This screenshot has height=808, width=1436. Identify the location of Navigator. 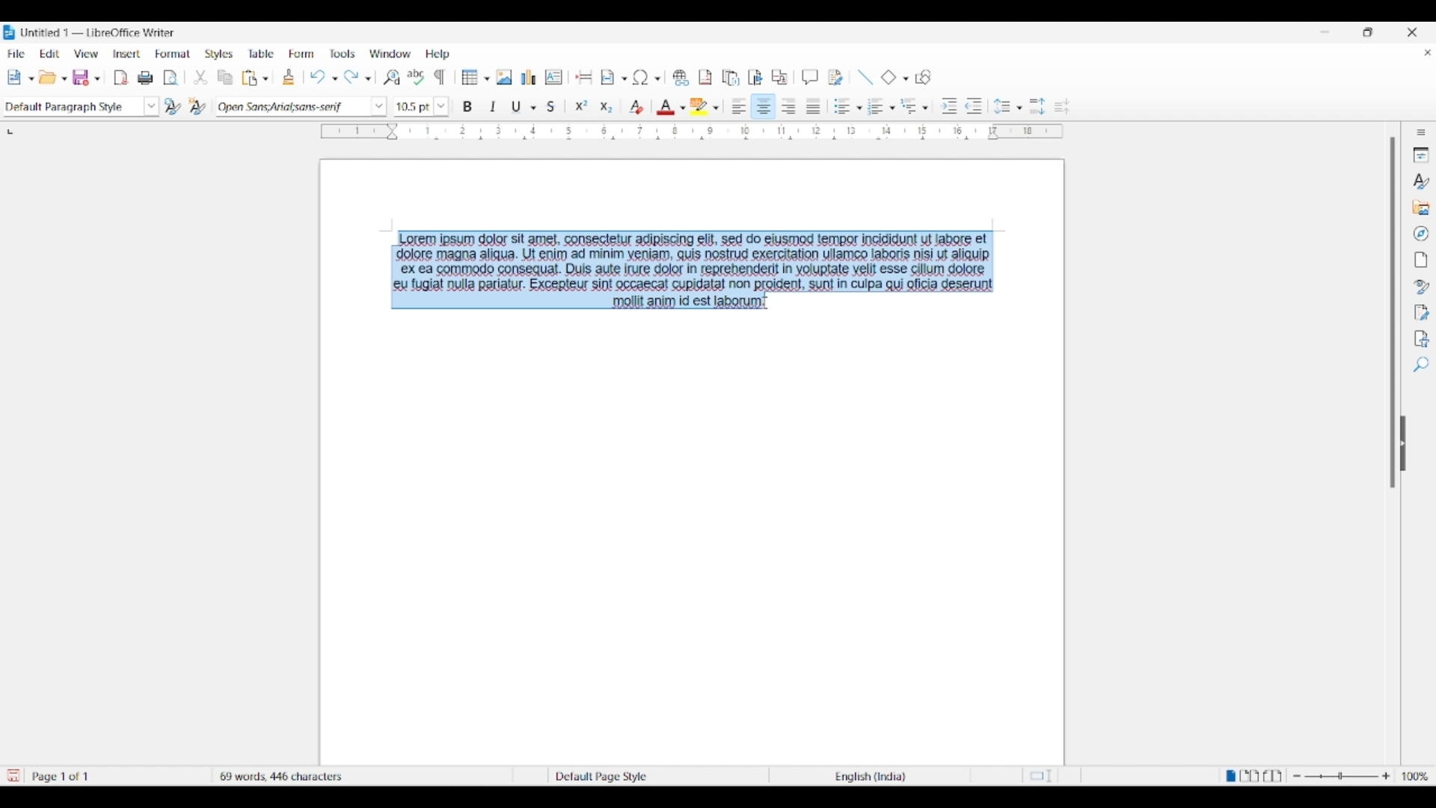
(1421, 233).